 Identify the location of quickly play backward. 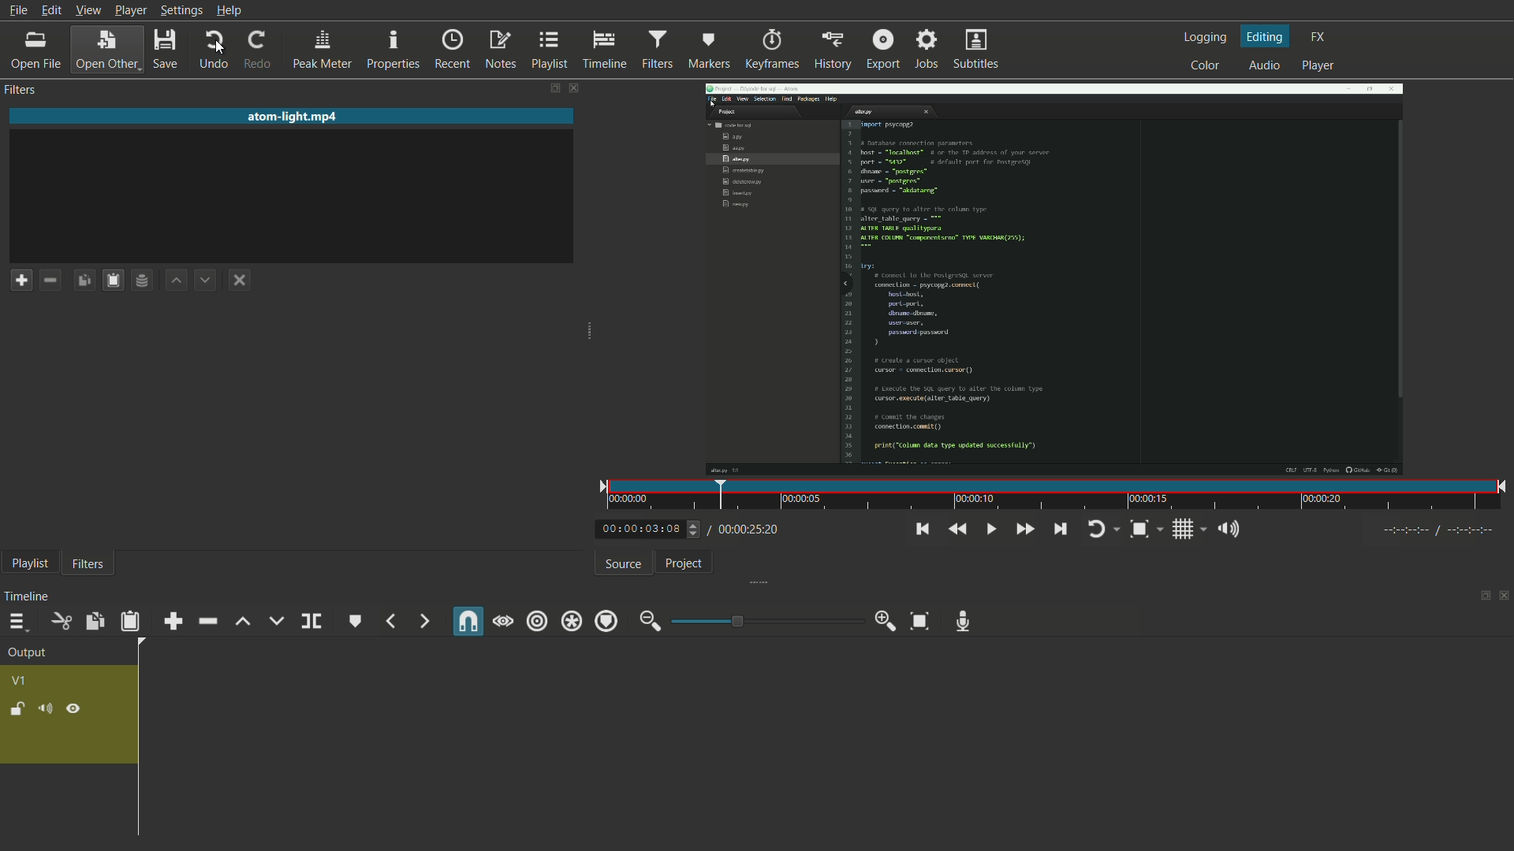
(959, 530).